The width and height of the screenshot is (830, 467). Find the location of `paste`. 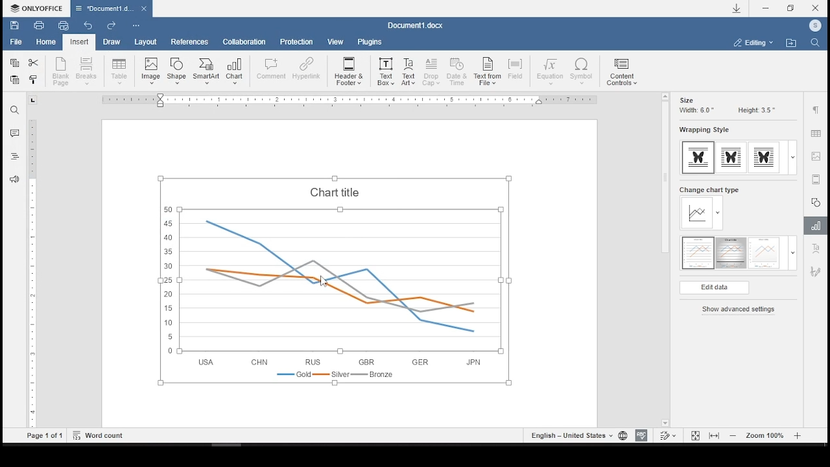

paste is located at coordinates (16, 80).